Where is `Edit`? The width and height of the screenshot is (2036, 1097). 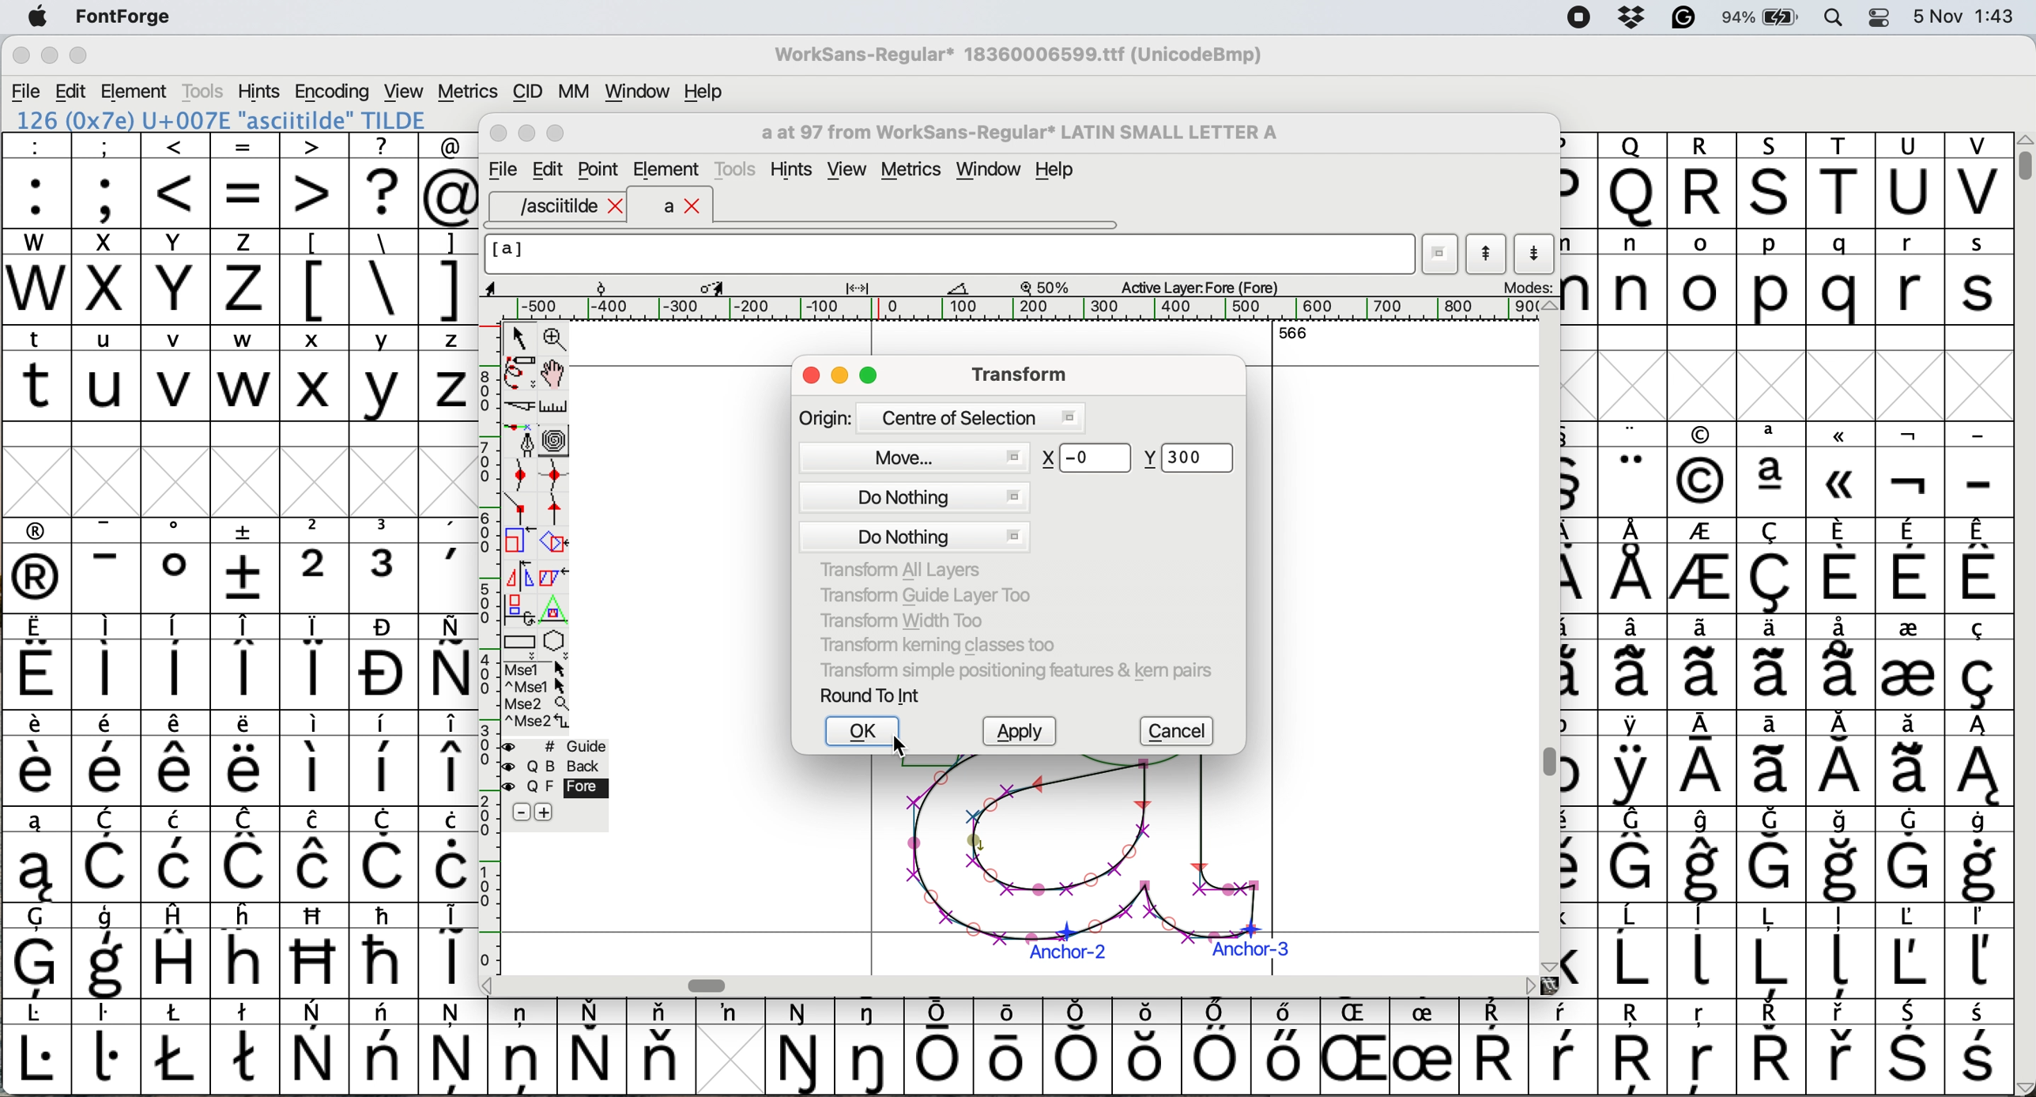
Edit is located at coordinates (548, 169).